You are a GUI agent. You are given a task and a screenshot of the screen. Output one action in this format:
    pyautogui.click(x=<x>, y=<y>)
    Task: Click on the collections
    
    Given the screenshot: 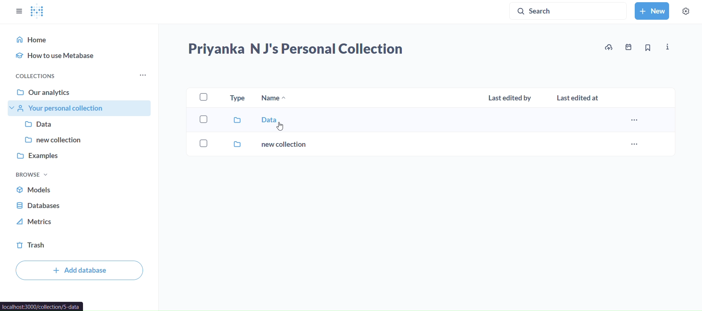 What is the action you would take?
    pyautogui.click(x=55, y=77)
    